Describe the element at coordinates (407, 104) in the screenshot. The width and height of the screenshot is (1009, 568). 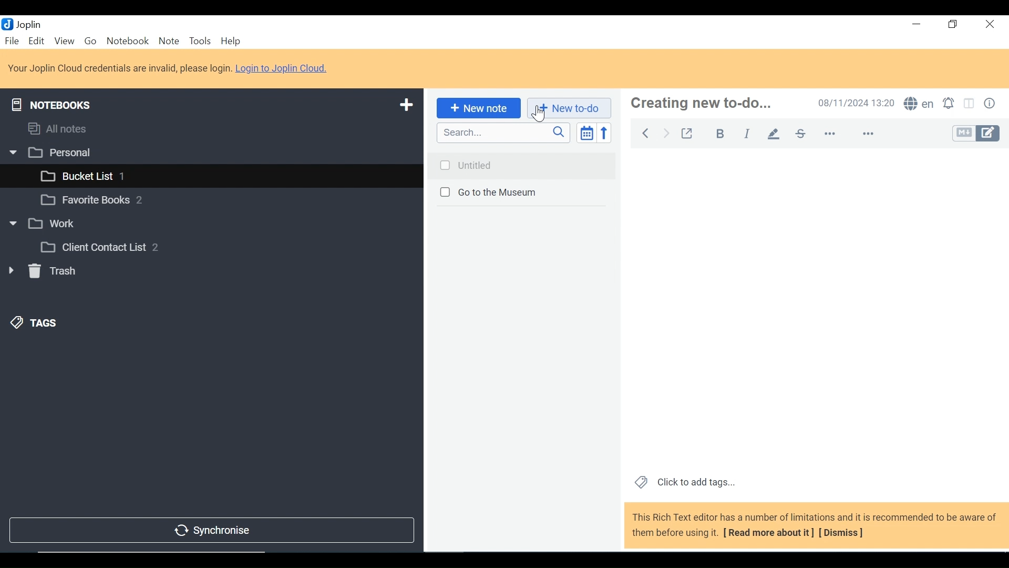
I see `Add a New Notebook` at that location.